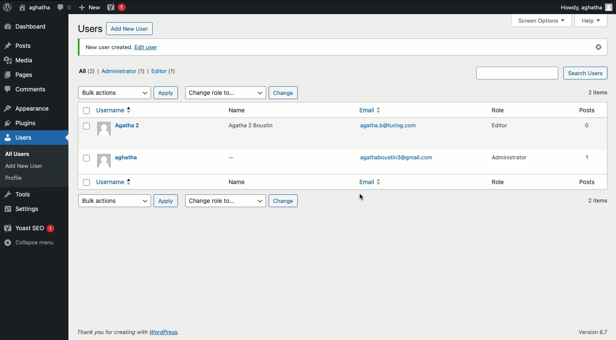  I want to click on Posts, so click(588, 182).